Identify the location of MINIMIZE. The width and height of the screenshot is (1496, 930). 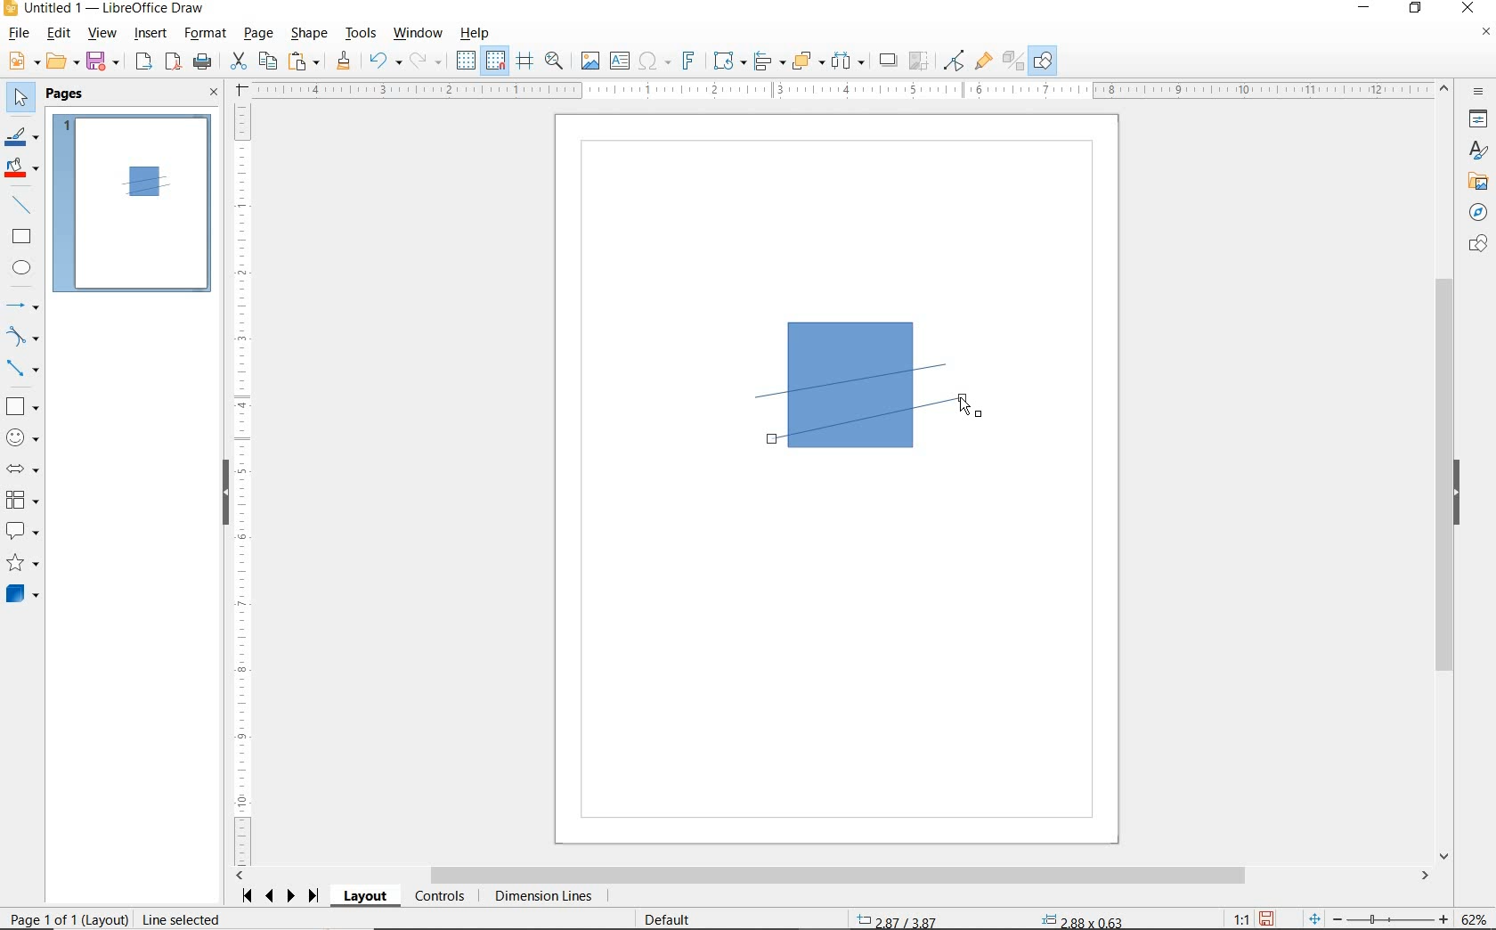
(1369, 9).